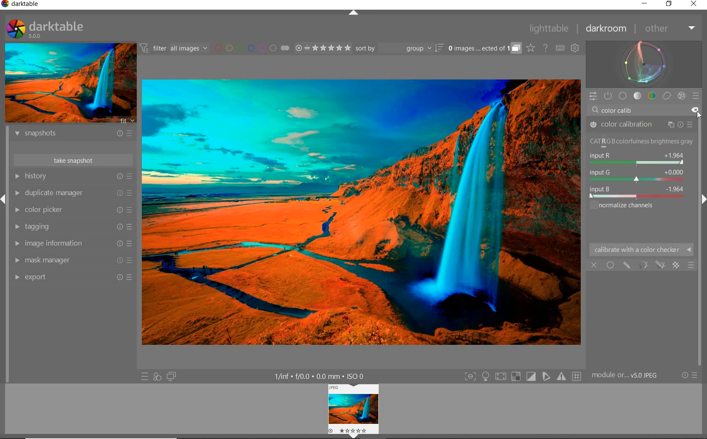  Describe the element at coordinates (551, 29) in the screenshot. I see `lighttable` at that location.